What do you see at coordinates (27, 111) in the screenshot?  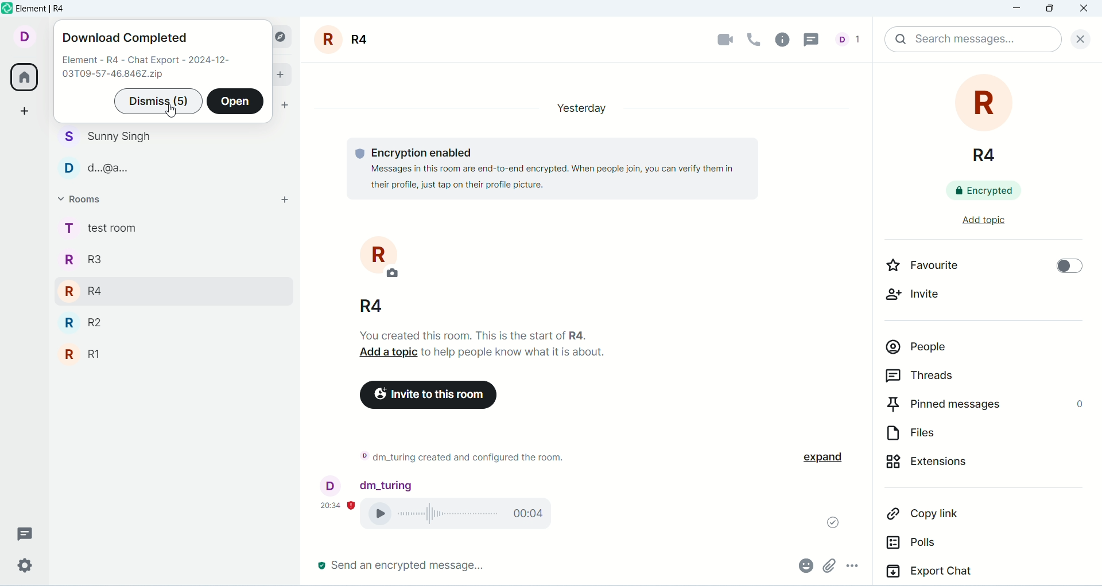 I see `create a space` at bounding box center [27, 111].